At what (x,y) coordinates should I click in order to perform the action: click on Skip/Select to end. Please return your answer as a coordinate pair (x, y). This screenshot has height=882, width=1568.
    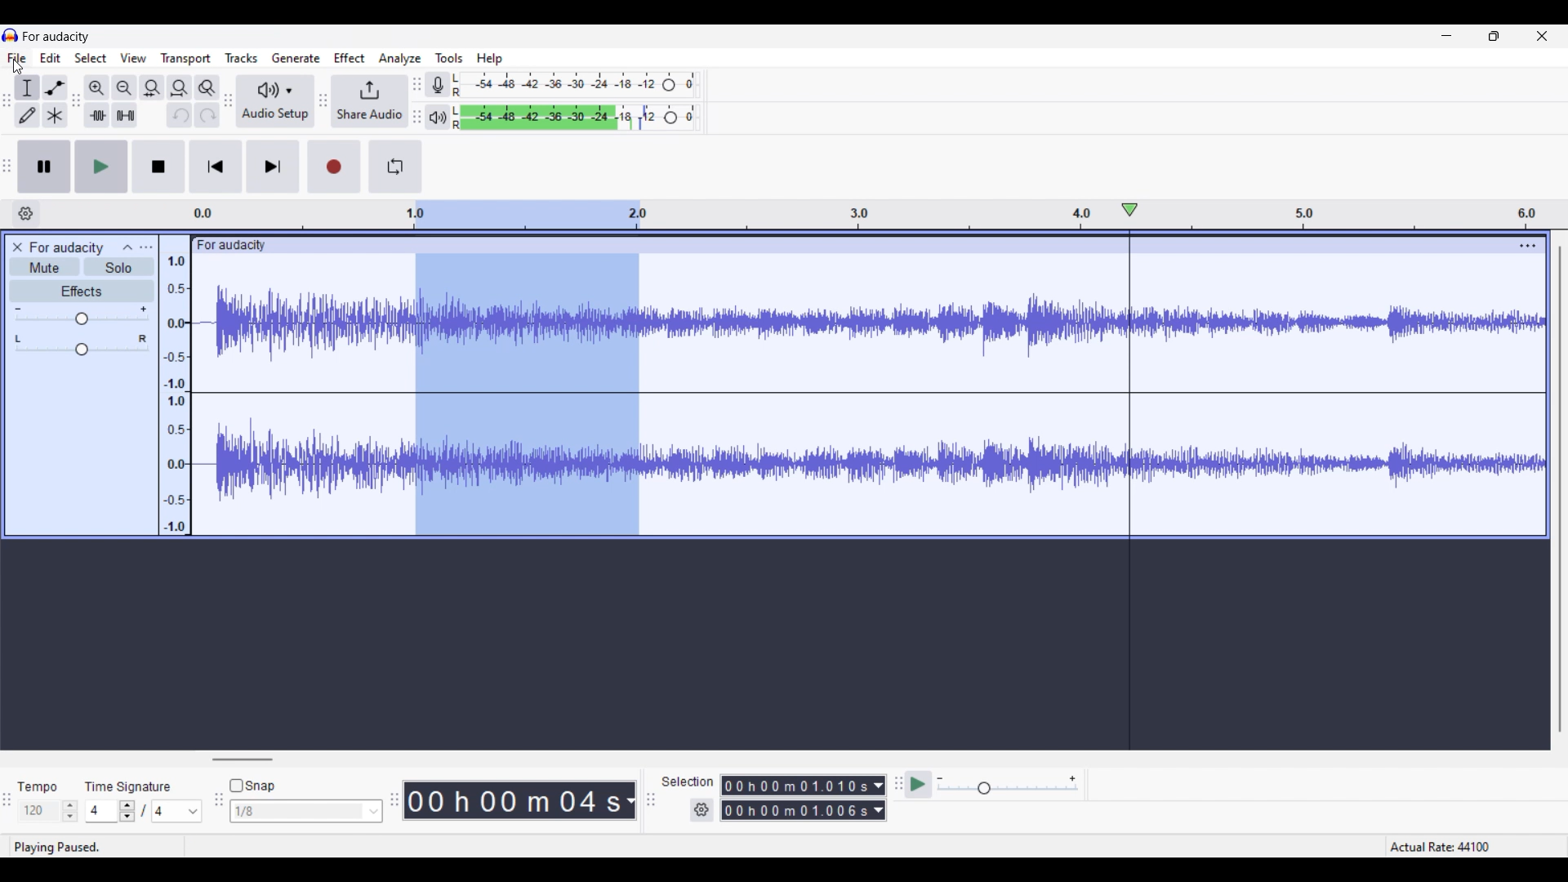
    Looking at the image, I should click on (273, 167).